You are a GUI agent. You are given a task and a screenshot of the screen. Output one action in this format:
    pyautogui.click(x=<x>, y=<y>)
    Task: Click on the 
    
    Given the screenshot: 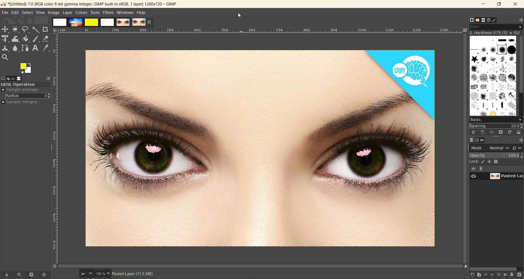 What is the action you would take?
    pyautogui.click(x=468, y=19)
    